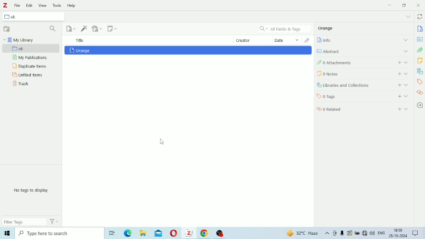  Describe the element at coordinates (98, 28) in the screenshot. I see `Add Attachment` at that location.